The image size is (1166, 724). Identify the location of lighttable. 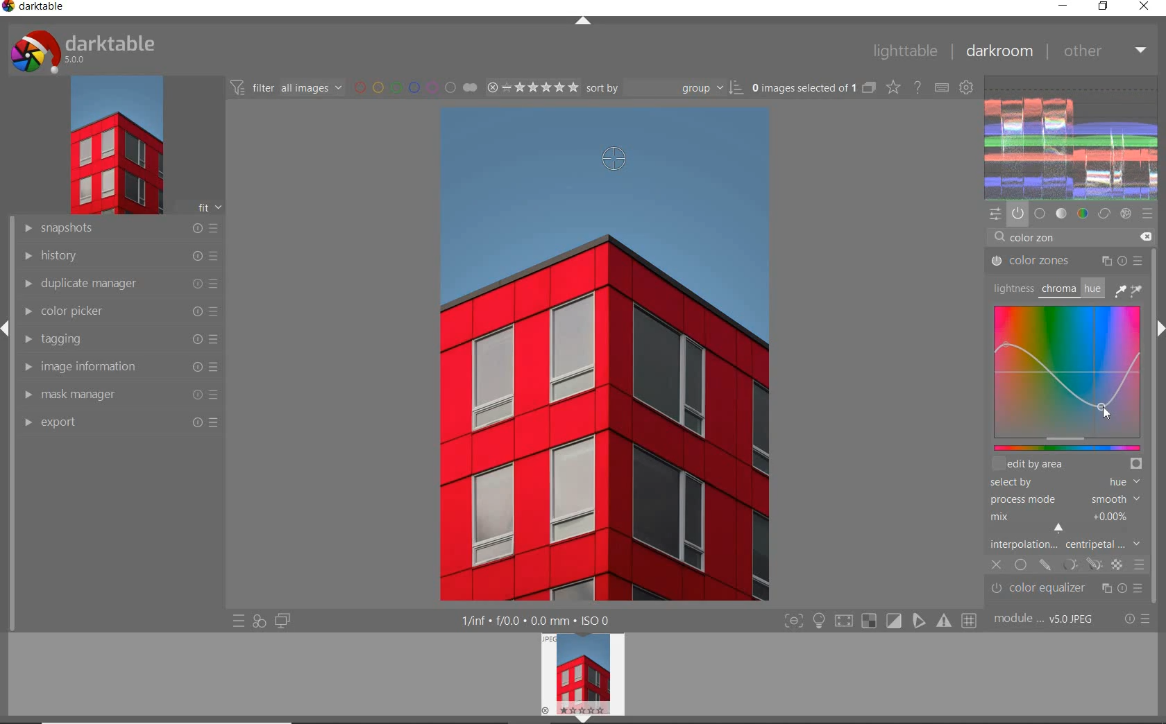
(904, 51).